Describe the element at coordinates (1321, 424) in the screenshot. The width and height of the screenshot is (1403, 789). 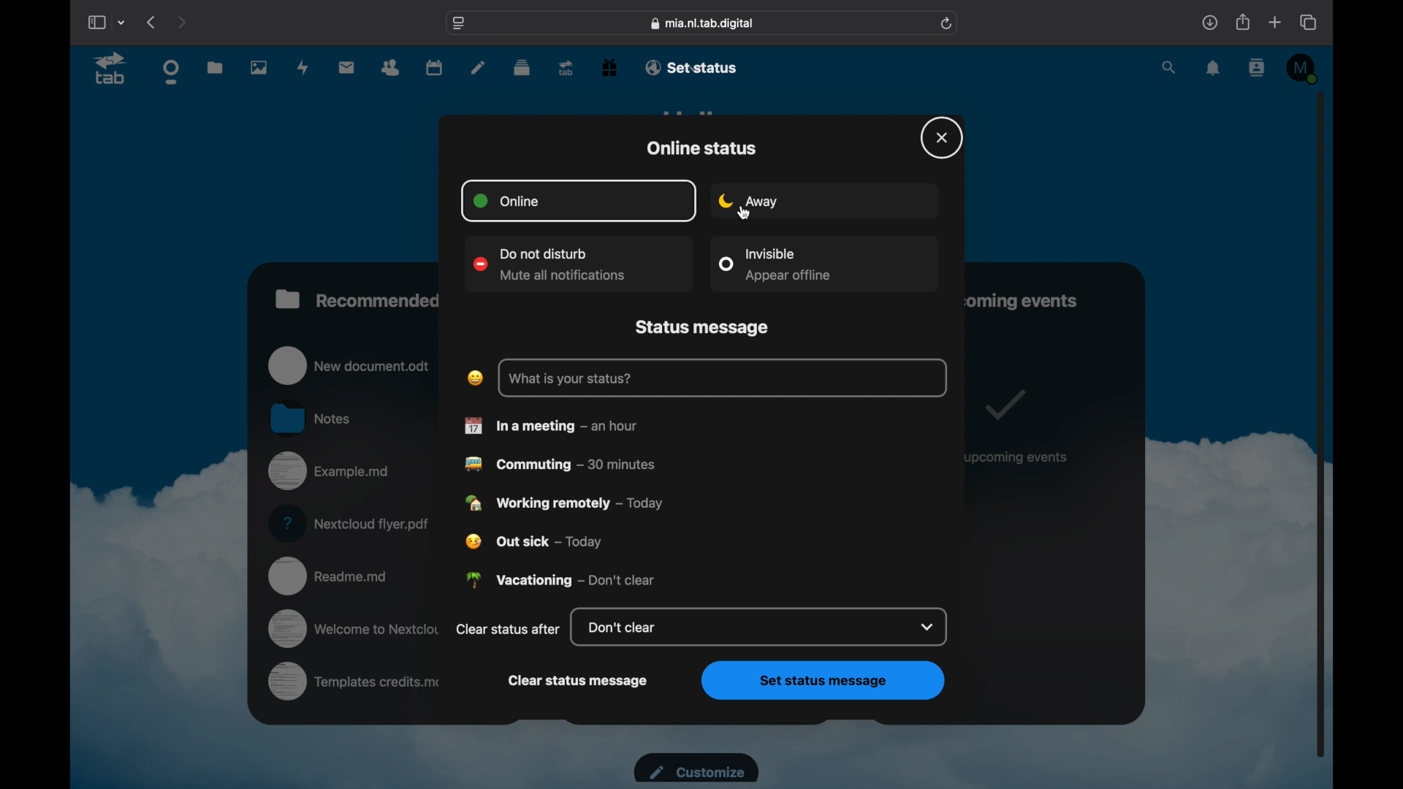
I see `scroll box` at that location.